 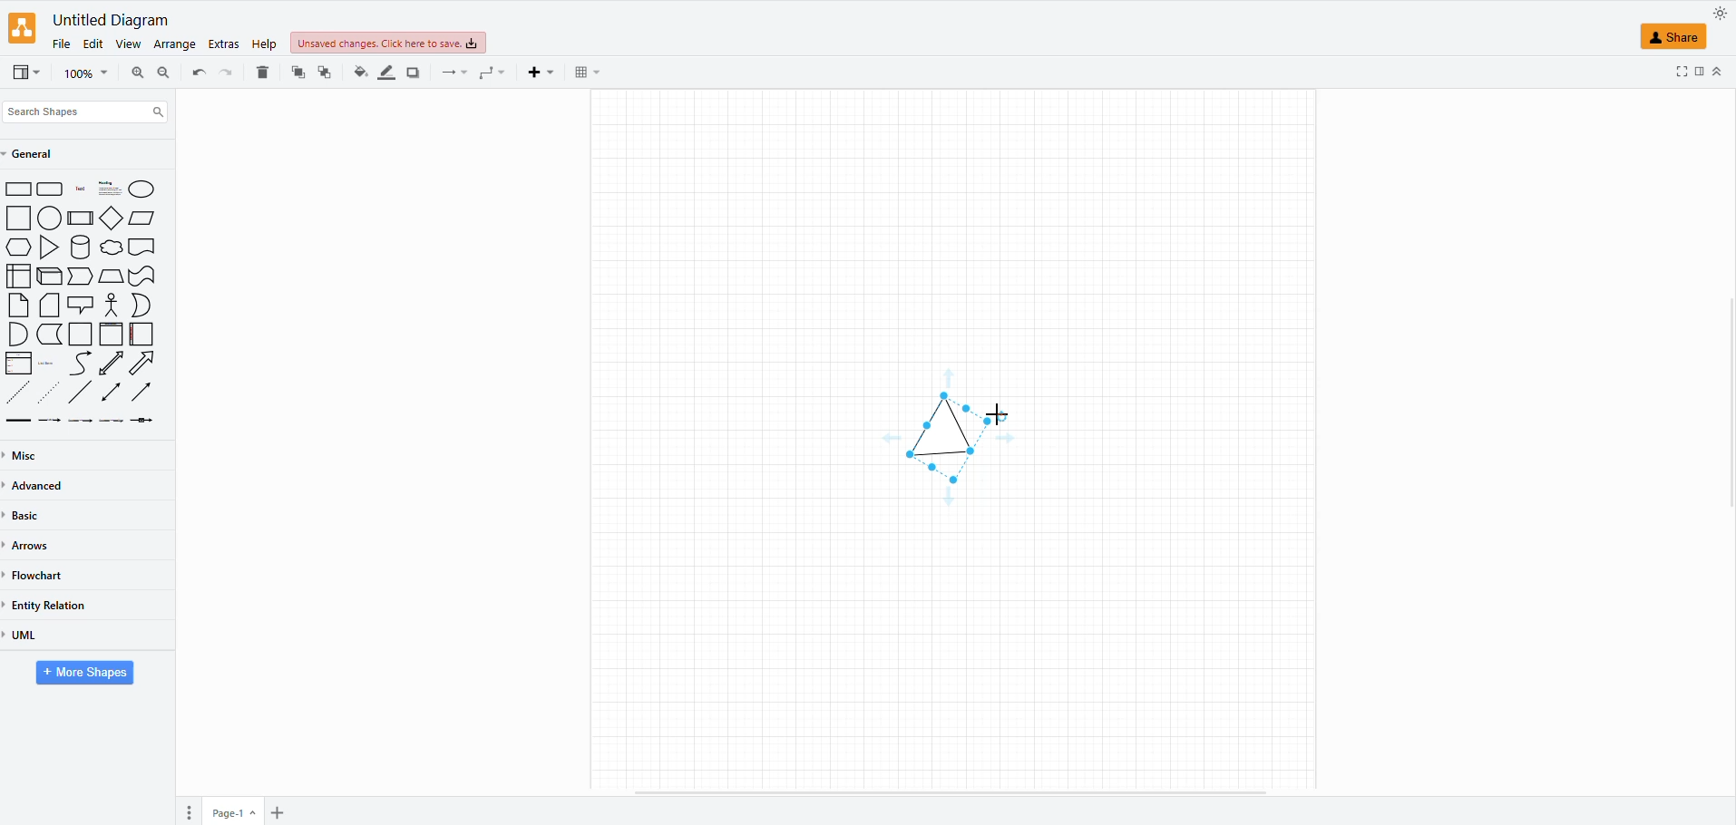 What do you see at coordinates (275, 814) in the screenshot?
I see `insert pages` at bounding box center [275, 814].